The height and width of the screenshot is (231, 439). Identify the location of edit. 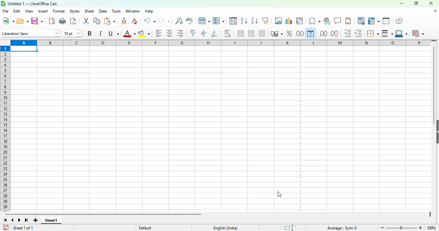
(17, 11).